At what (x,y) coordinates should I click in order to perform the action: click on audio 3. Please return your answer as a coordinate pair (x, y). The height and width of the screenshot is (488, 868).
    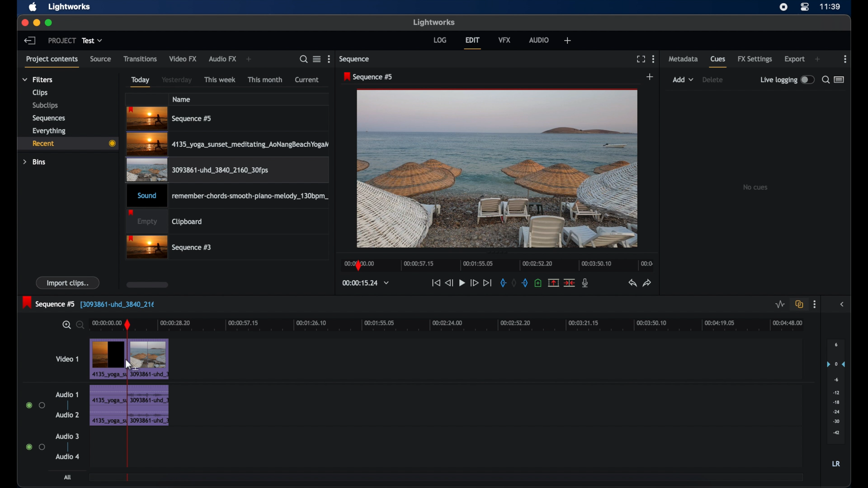
    Looking at the image, I should click on (68, 436).